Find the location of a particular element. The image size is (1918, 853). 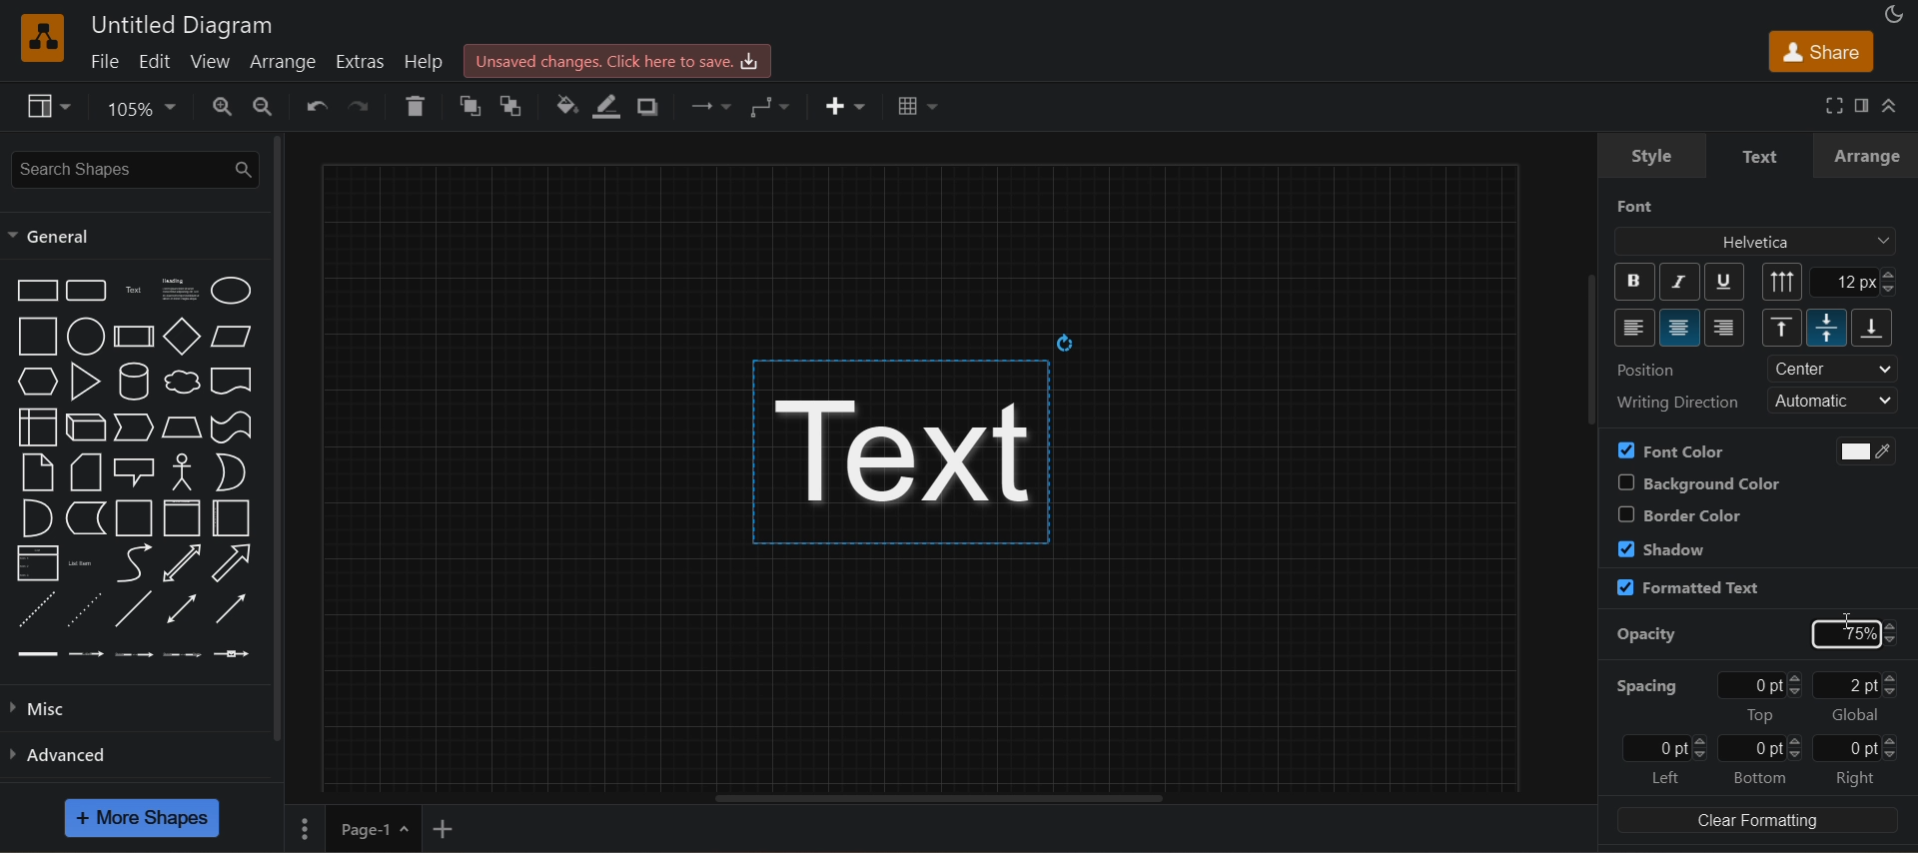

bidirectional arrow is located at coordinates (182, 563).